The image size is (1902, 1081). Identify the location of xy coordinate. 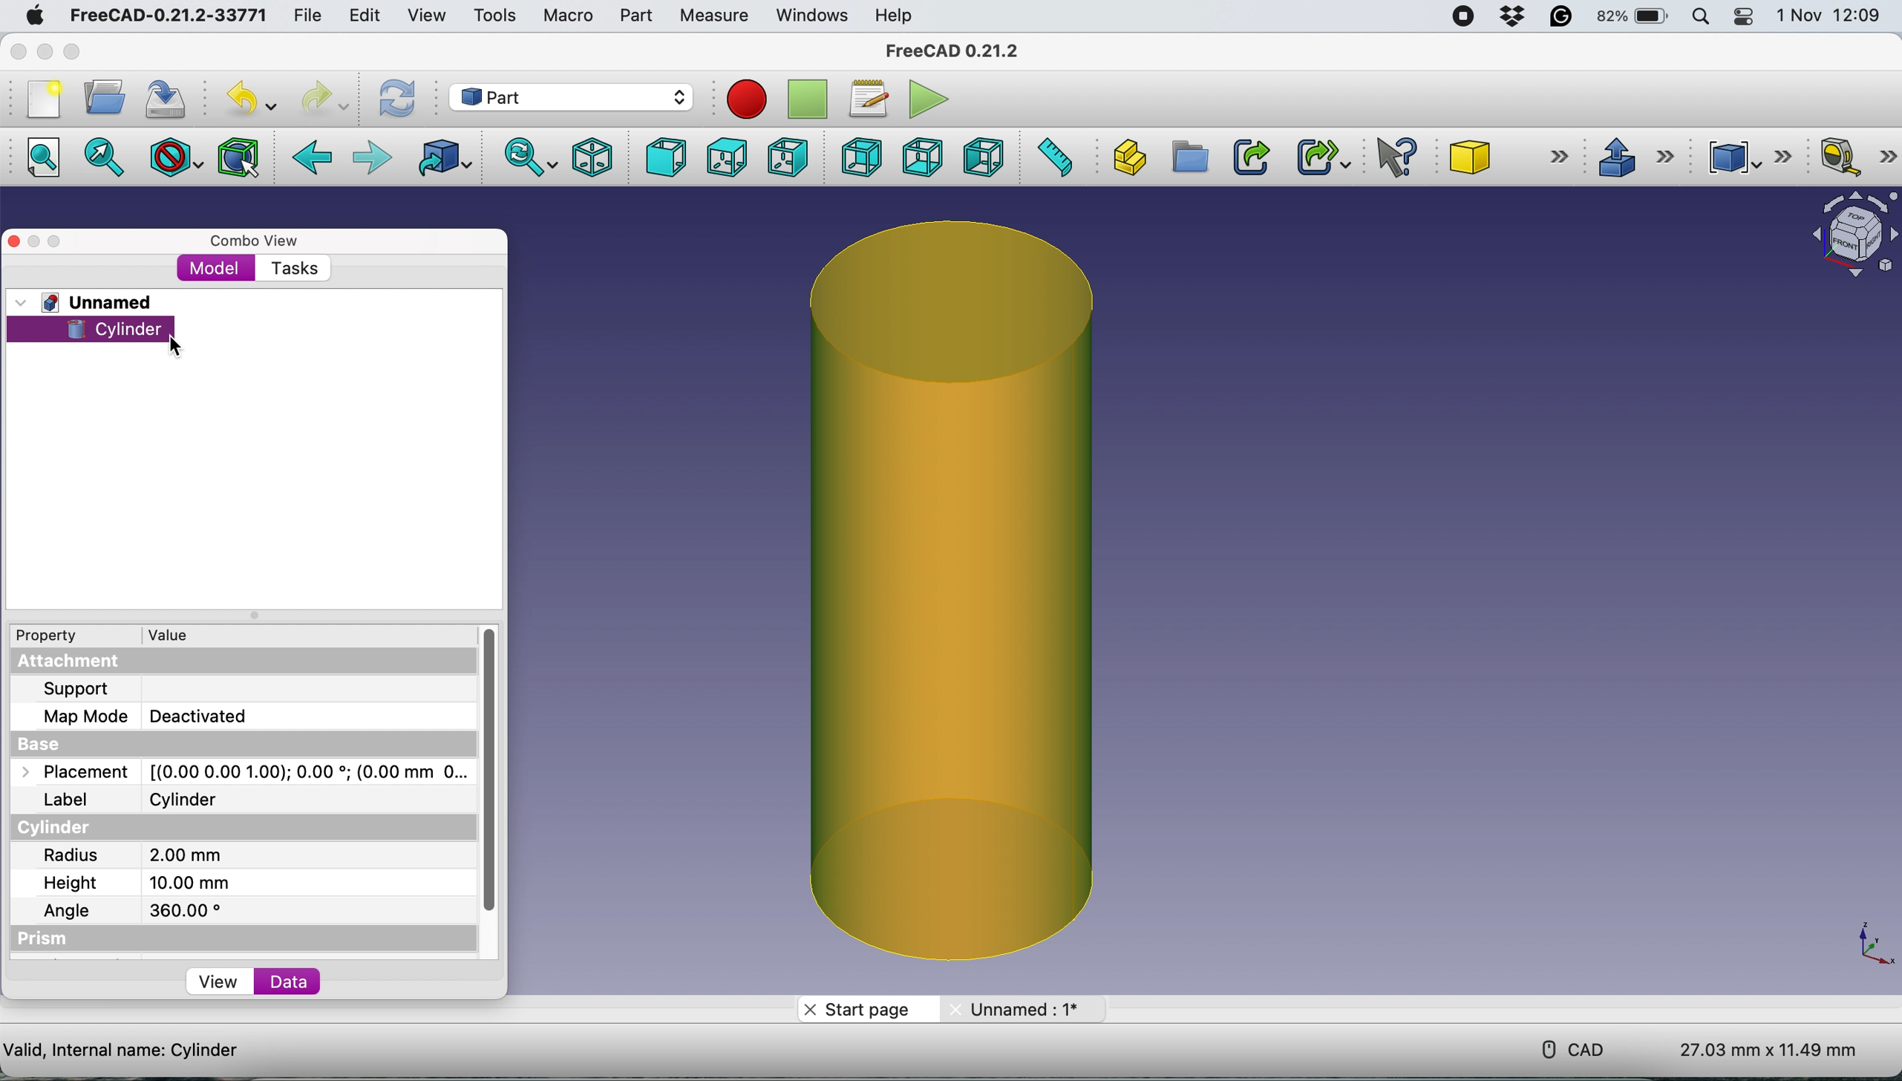
(1870, 942).